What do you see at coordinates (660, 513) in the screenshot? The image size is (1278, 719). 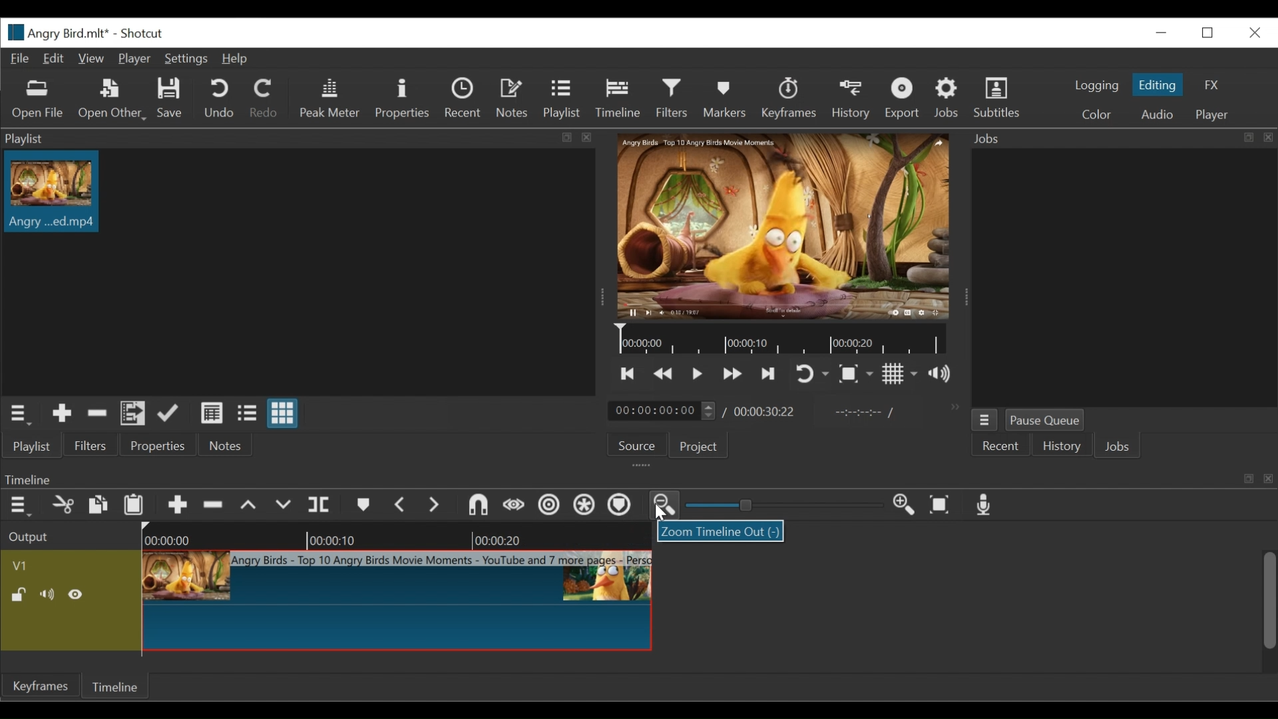 I see `cursor` at bounding box center [660, 513].